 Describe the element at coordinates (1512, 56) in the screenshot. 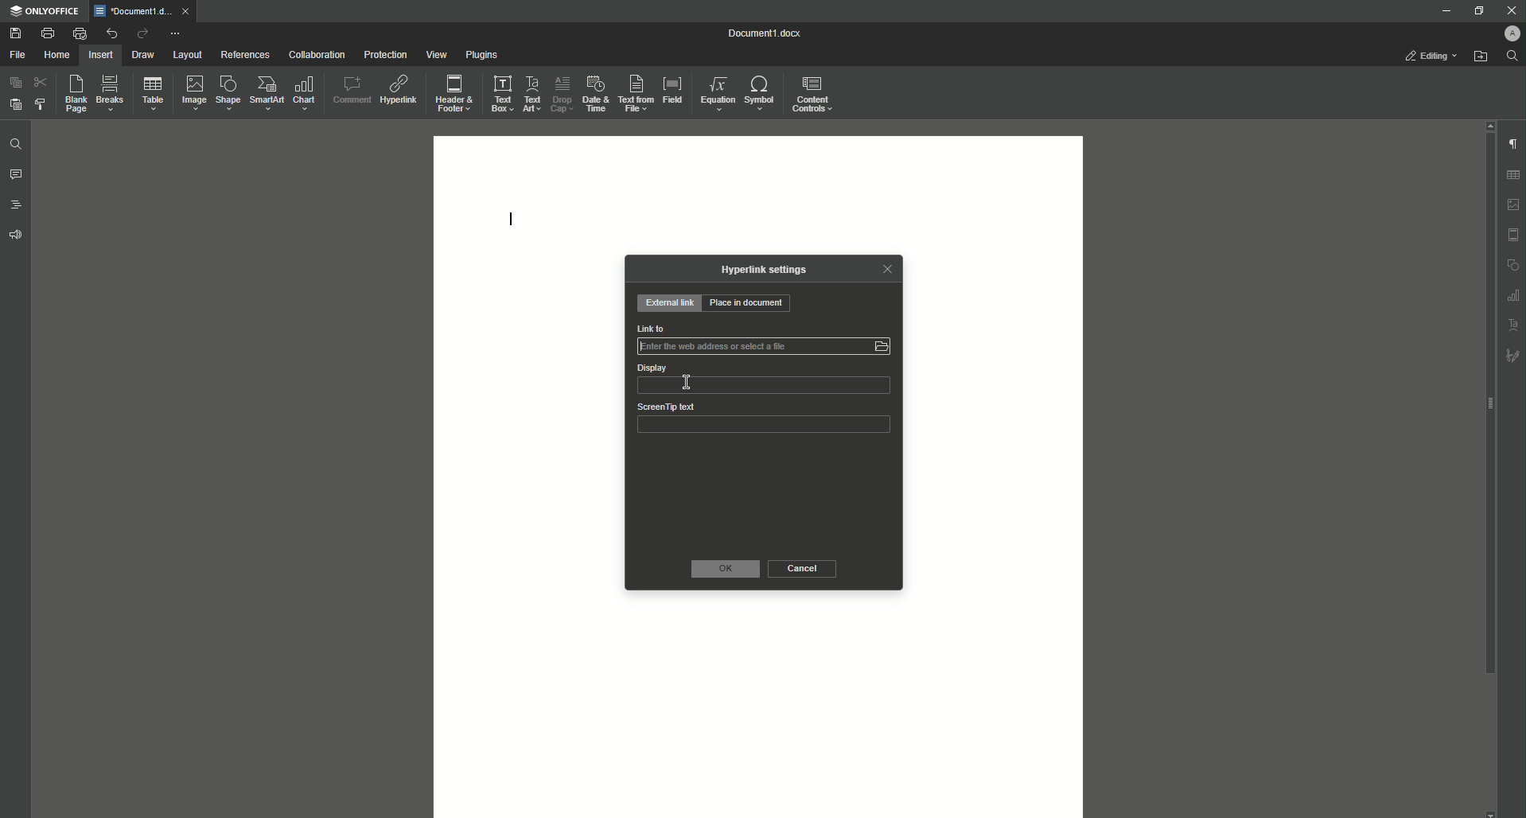

I see `Find` at that location.